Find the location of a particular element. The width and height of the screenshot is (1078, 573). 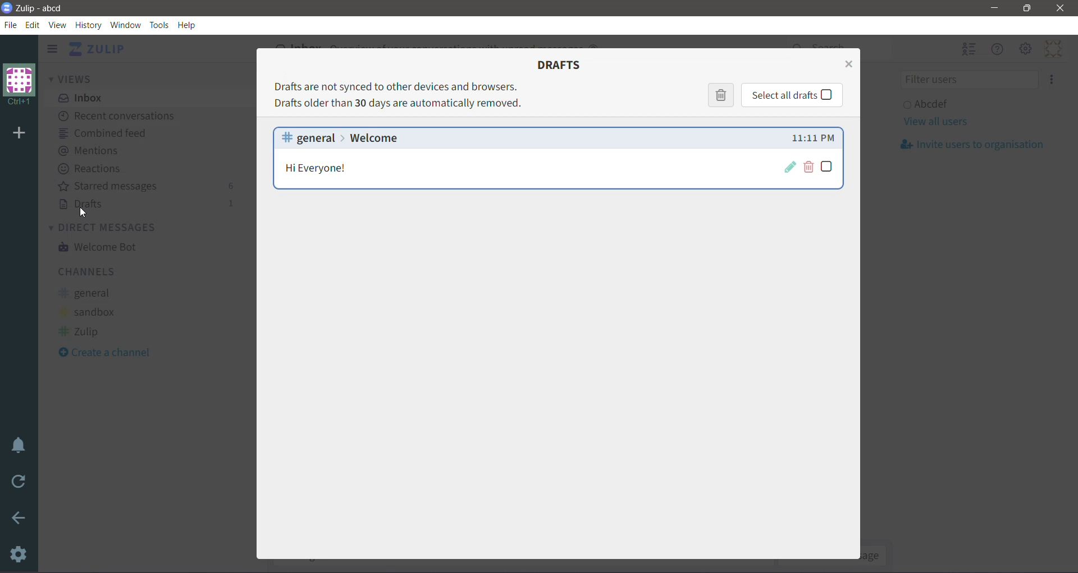

Invite usersto organization is located at coordinates (976, 145).